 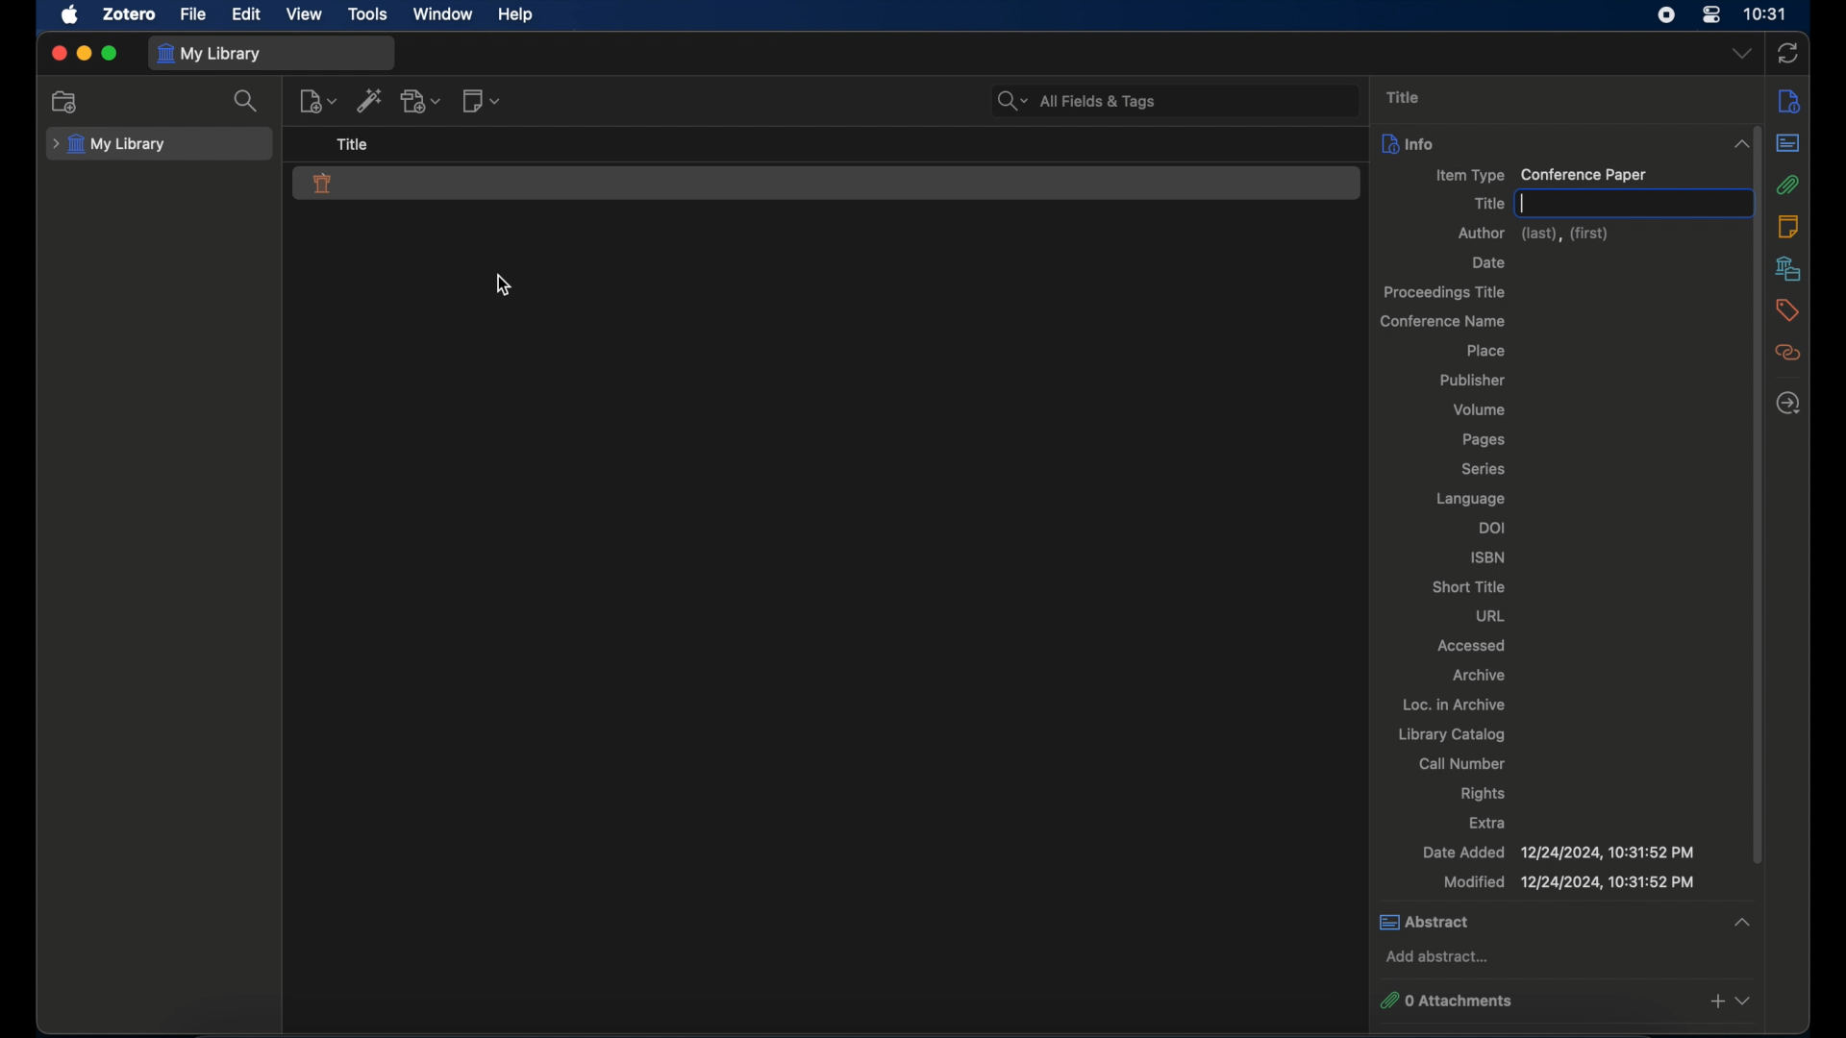 What do you see at coordinates (1788, 402) in the screenshot?
I see `locate` at bounding box center [1788, 402].